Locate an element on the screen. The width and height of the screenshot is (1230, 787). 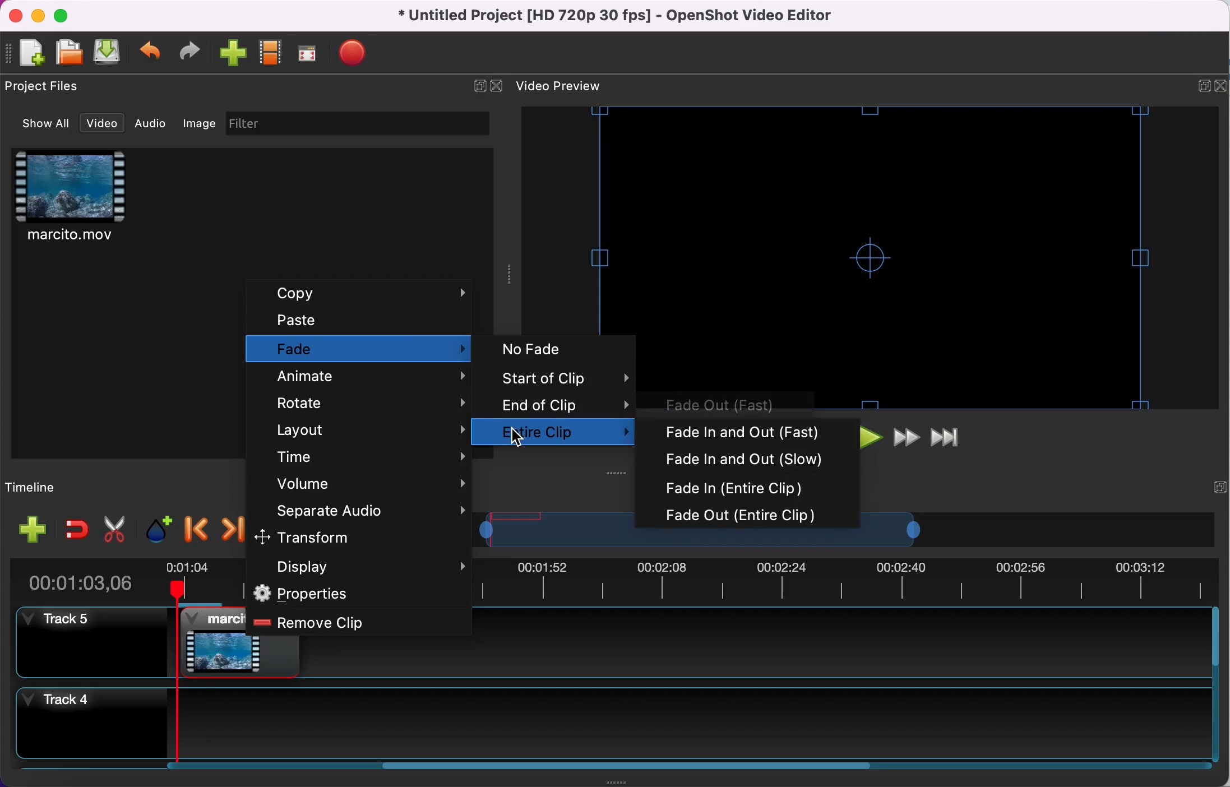
timebar is located at coordinates (847, 580).